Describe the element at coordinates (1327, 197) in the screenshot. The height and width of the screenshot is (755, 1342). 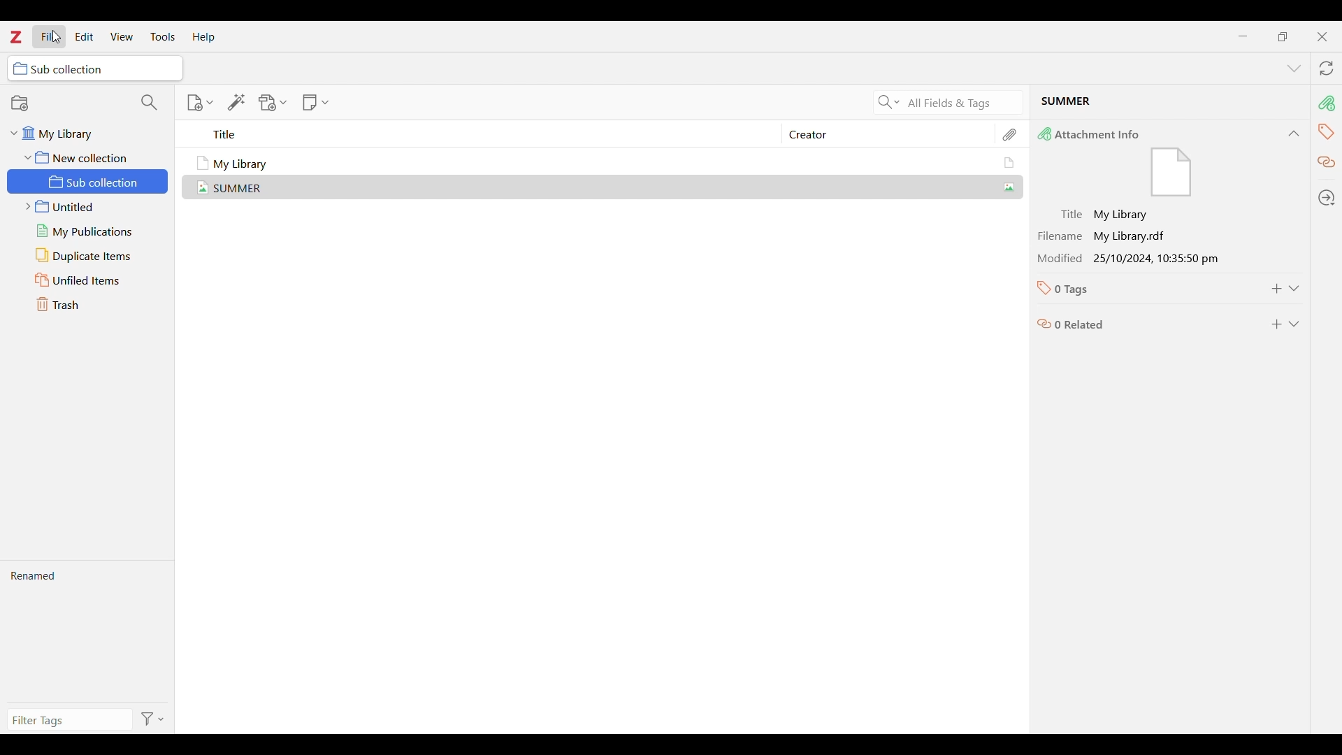
I see `Locate` at that location.